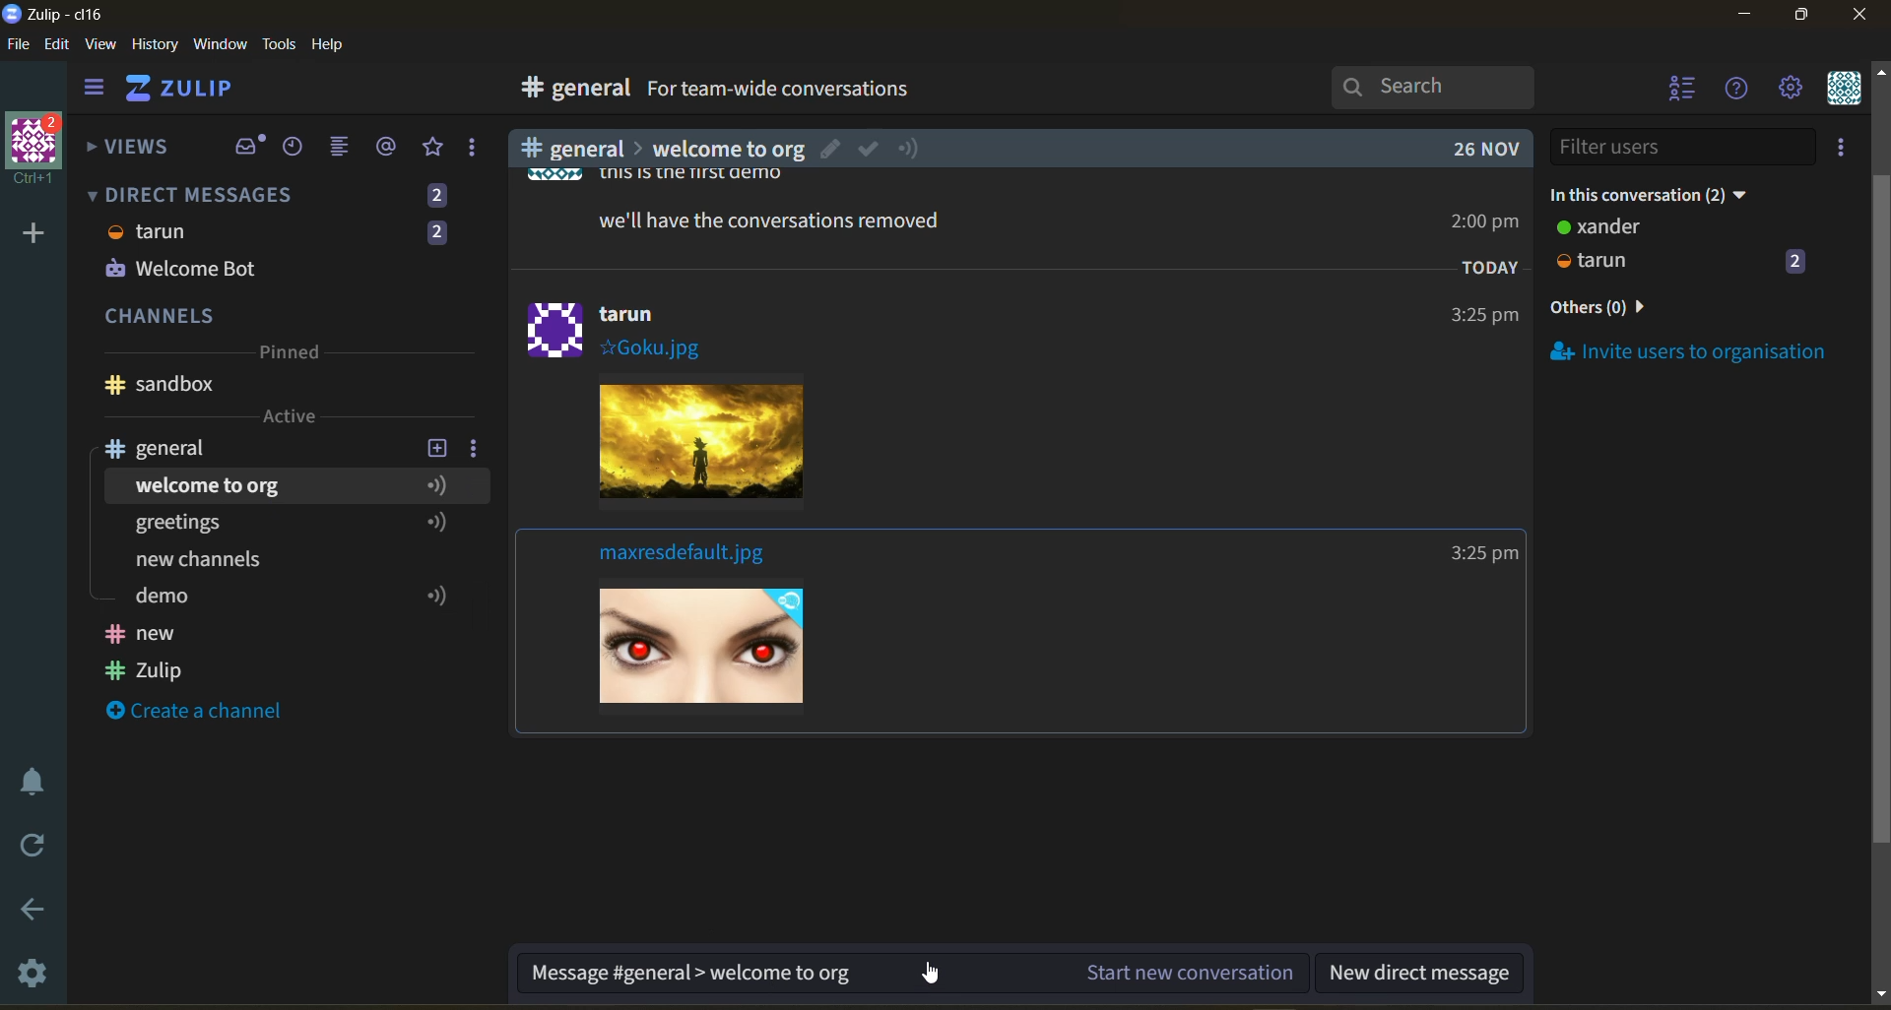 This screenshot has width=1891, height=1010. What do you see at coordinates (1451, 87) in the screenshot?
I see `search` at bounding box center [1451, 87].